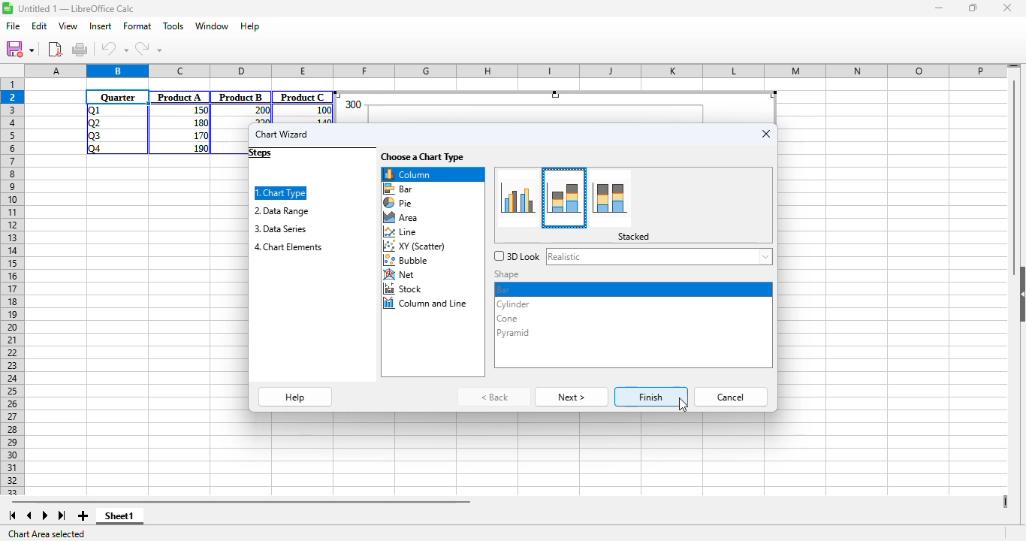 The width and height of the screenshot is (1026, 541). Describe the element at coordinates (100, 26) in the screenshot. I see `insert` at that location.